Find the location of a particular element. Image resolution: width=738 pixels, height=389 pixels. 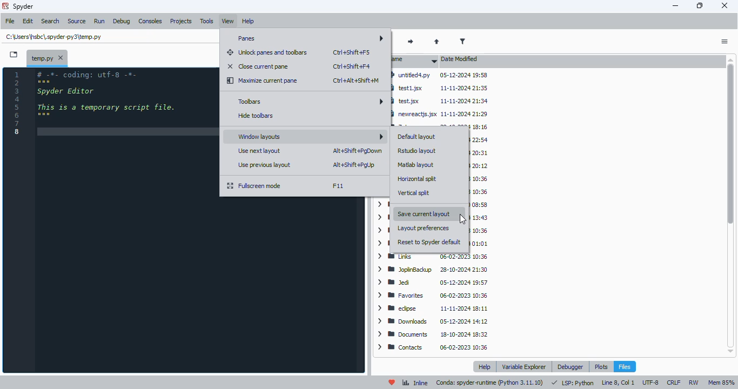

help is located at coordinates (249, 21).